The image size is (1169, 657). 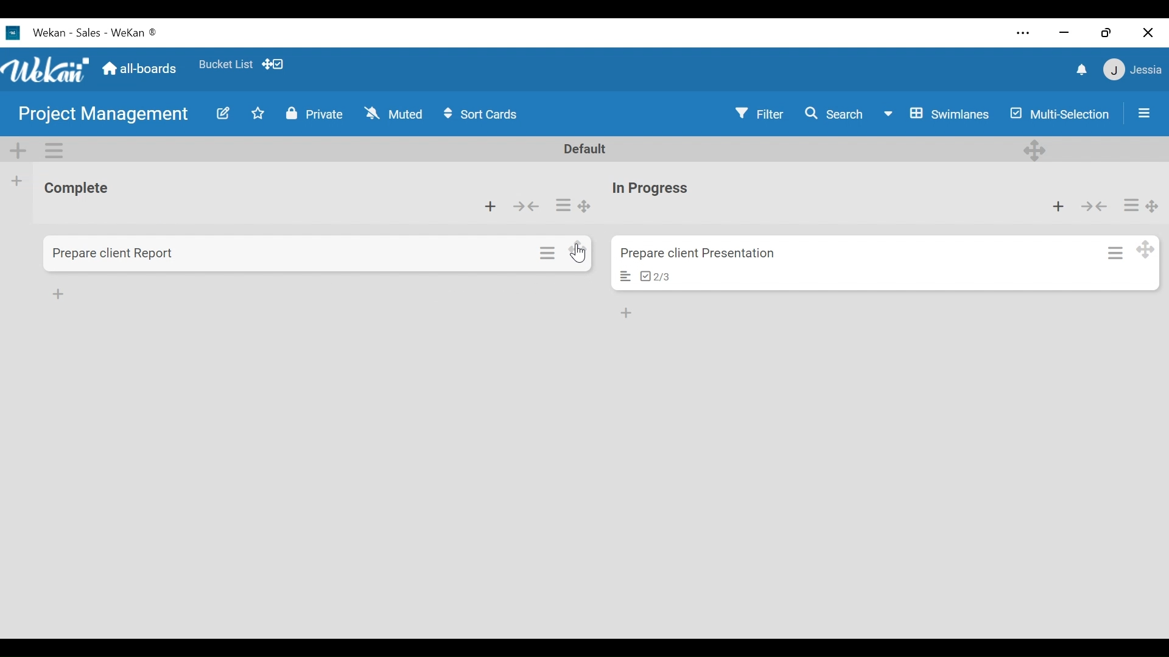 I want to click on List actions, so click(x=564, y=206).